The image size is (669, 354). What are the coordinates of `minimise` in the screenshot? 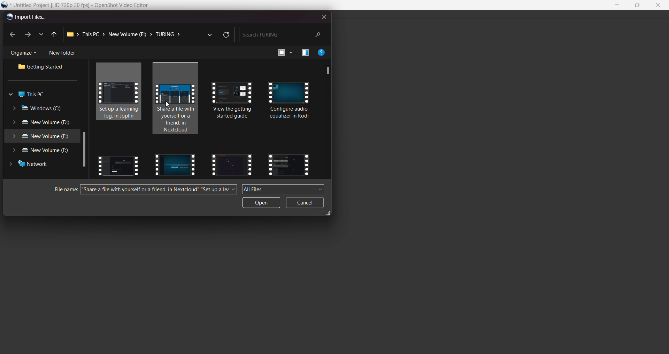 It's located at (618, 5).